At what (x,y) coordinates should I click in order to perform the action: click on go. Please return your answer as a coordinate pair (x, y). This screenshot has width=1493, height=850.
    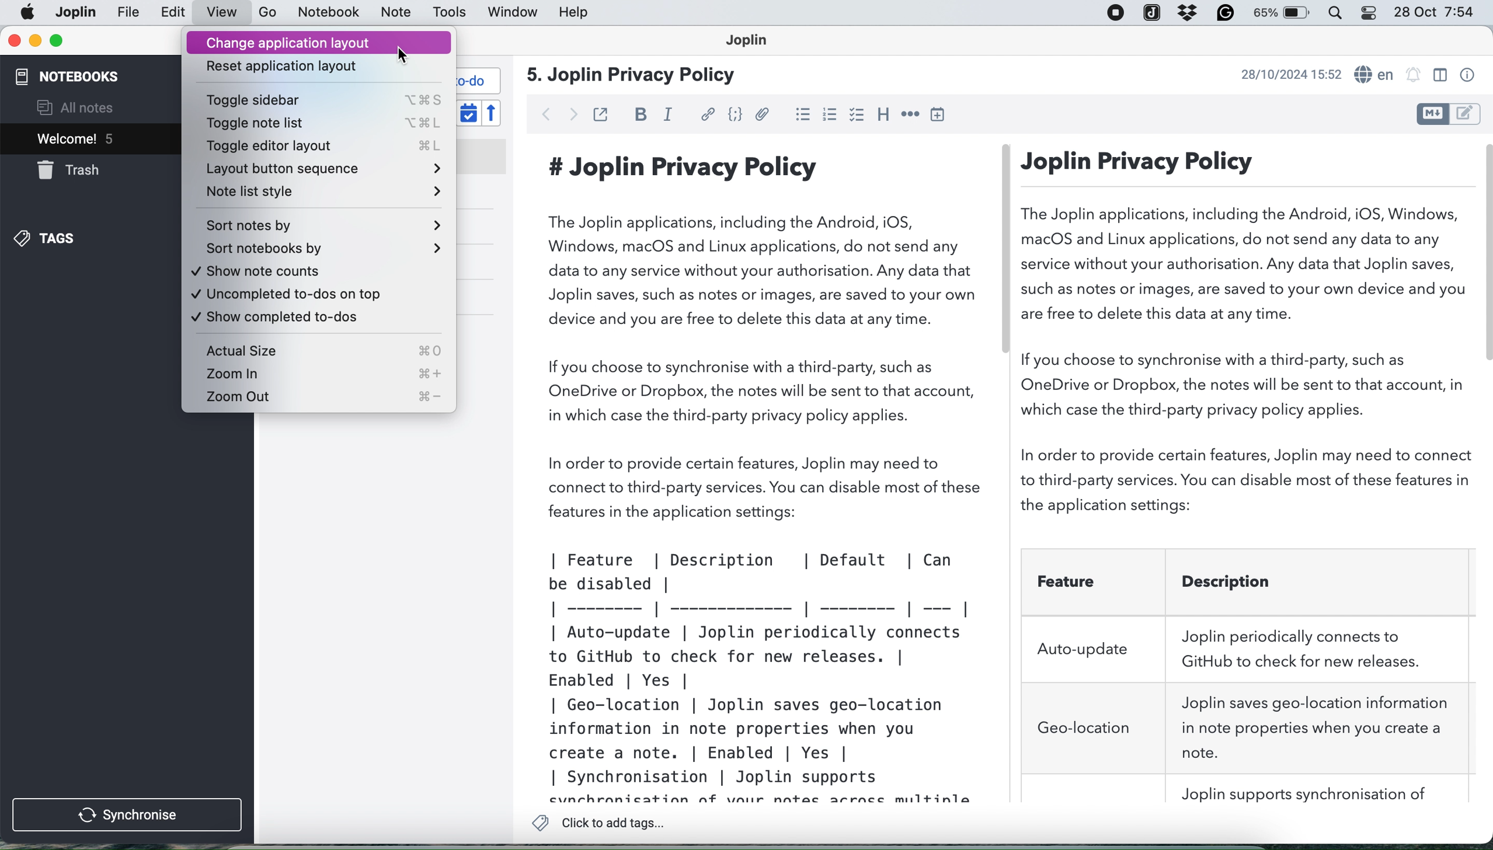
    Looking at the image, I should click on (269, 13).